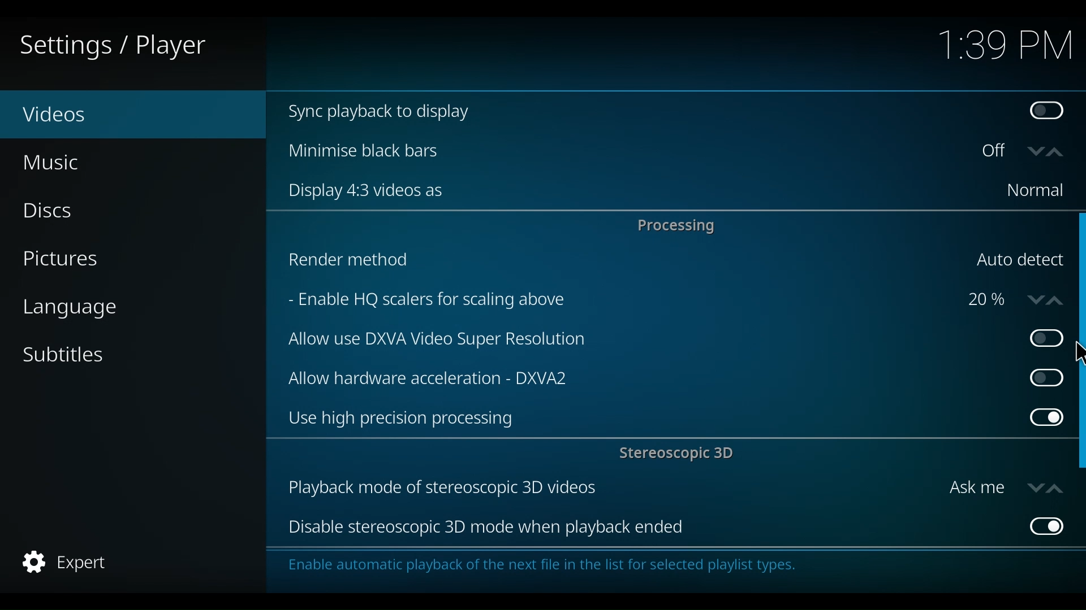 This screenshot has width=1086, height=610. Describe the element at coordinates (650, 419) in the screenshot. I see `Use high precision proessing` at that location.